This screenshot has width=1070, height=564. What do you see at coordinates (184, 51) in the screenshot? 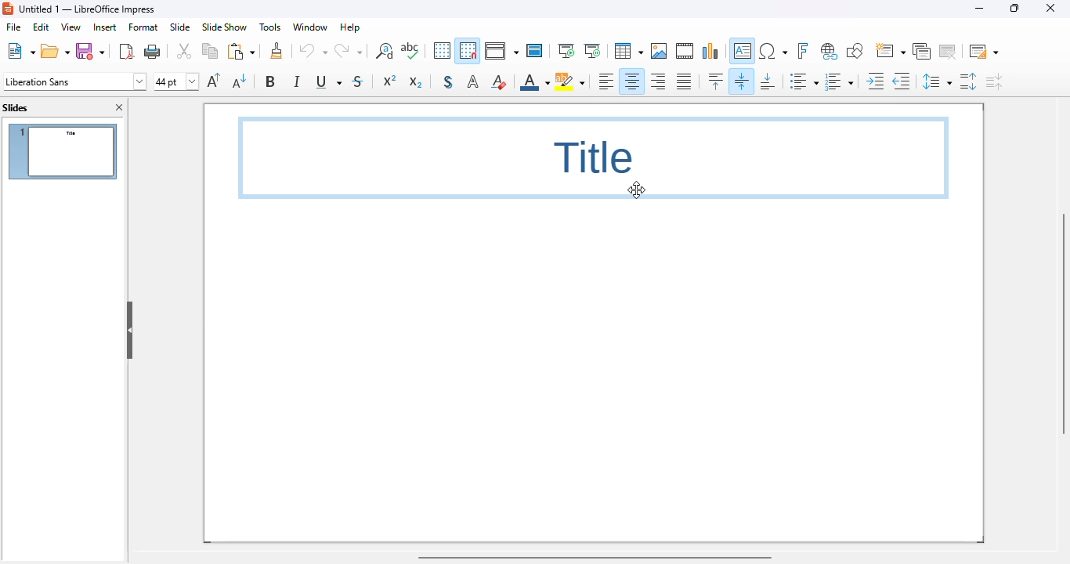
I see `cut` at bounding box center [184, 51].